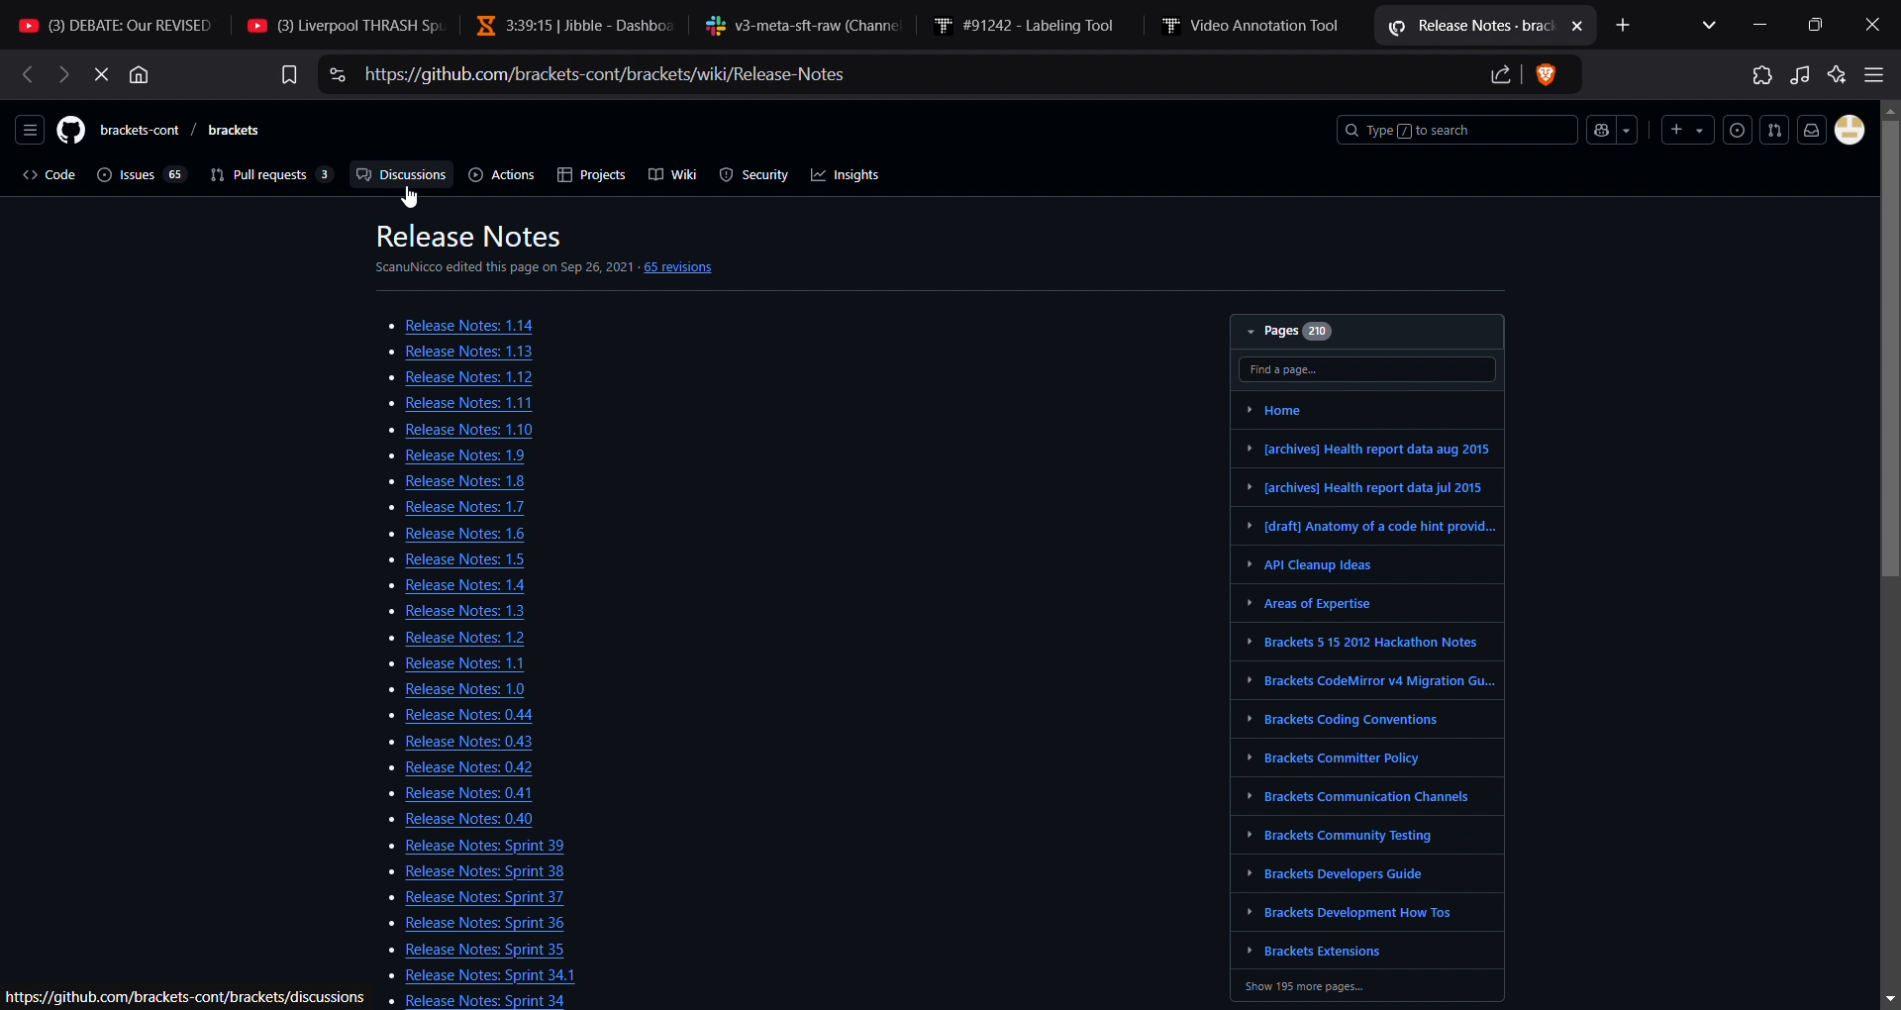 Image resolution: width=1901 pixels, height=1010 pixels. I want to click on profile, so click(1849, 129).